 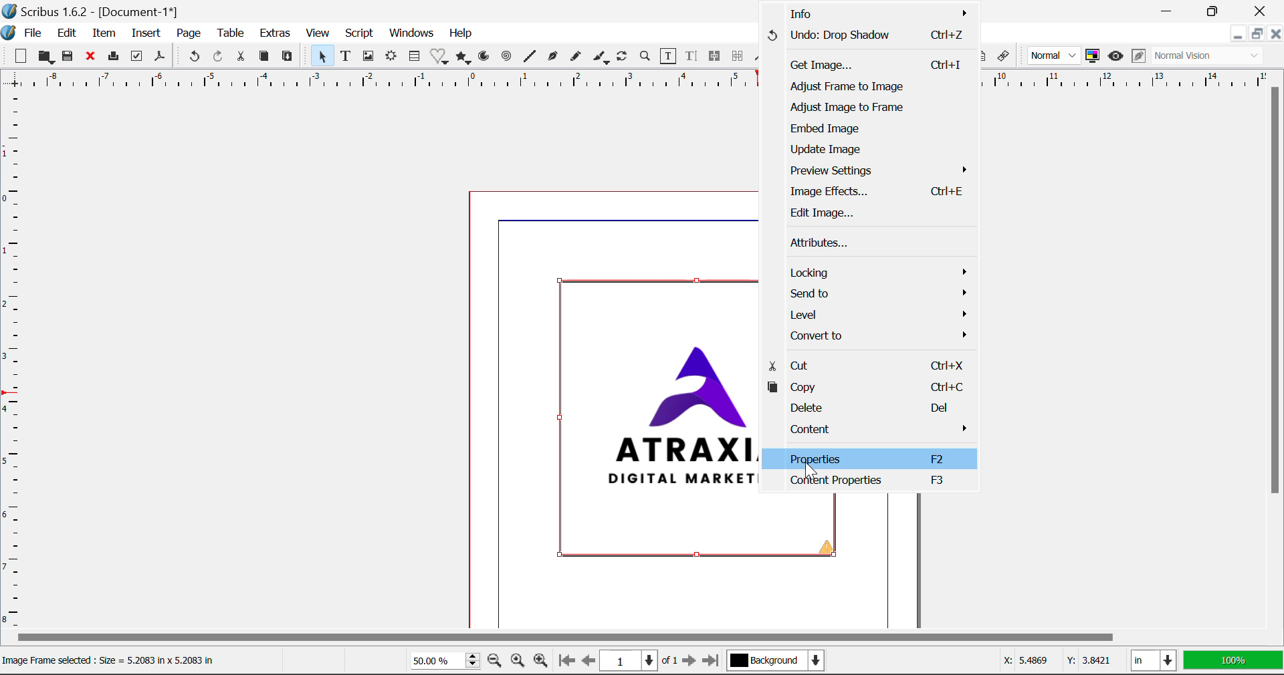 What do you see at coordinates (116, 660) in the screenshot?
I see `Image Frame selected : Size = 5.2083 in x 5.2083 in` at bounding box center [116, 660].